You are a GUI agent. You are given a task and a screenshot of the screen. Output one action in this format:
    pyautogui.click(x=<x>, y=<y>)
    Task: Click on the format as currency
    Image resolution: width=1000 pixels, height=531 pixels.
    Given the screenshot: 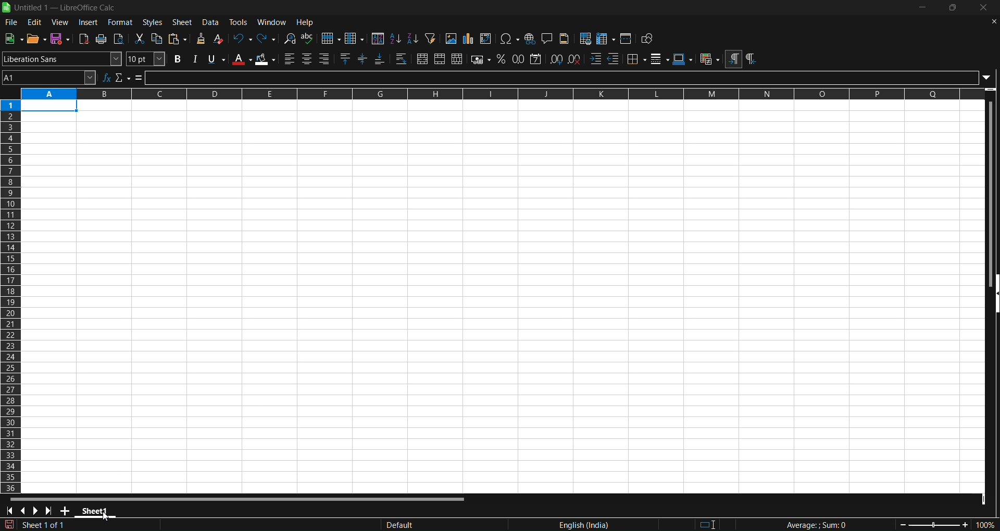 What is the action you would take?
    pyautogui.click(x=481, y=60)
    